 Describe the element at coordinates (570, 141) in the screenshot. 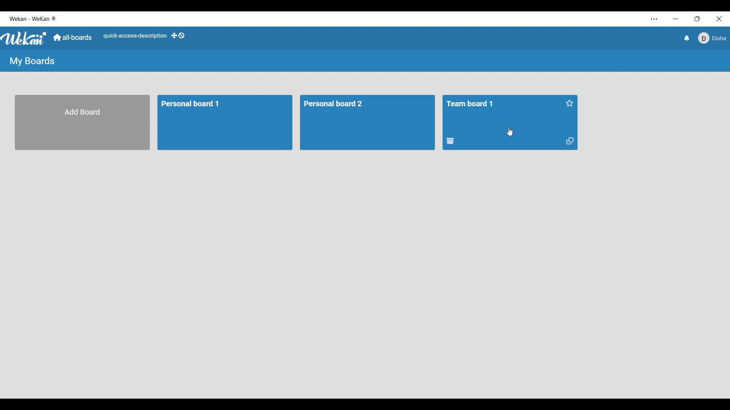

I see `Duplicate board` at that location.